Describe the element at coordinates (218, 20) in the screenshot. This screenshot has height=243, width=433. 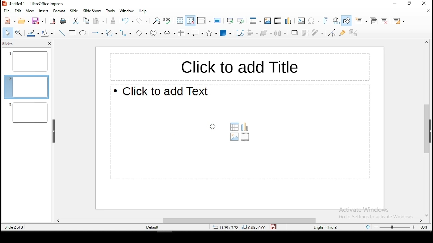
I see `master slide` at that location.